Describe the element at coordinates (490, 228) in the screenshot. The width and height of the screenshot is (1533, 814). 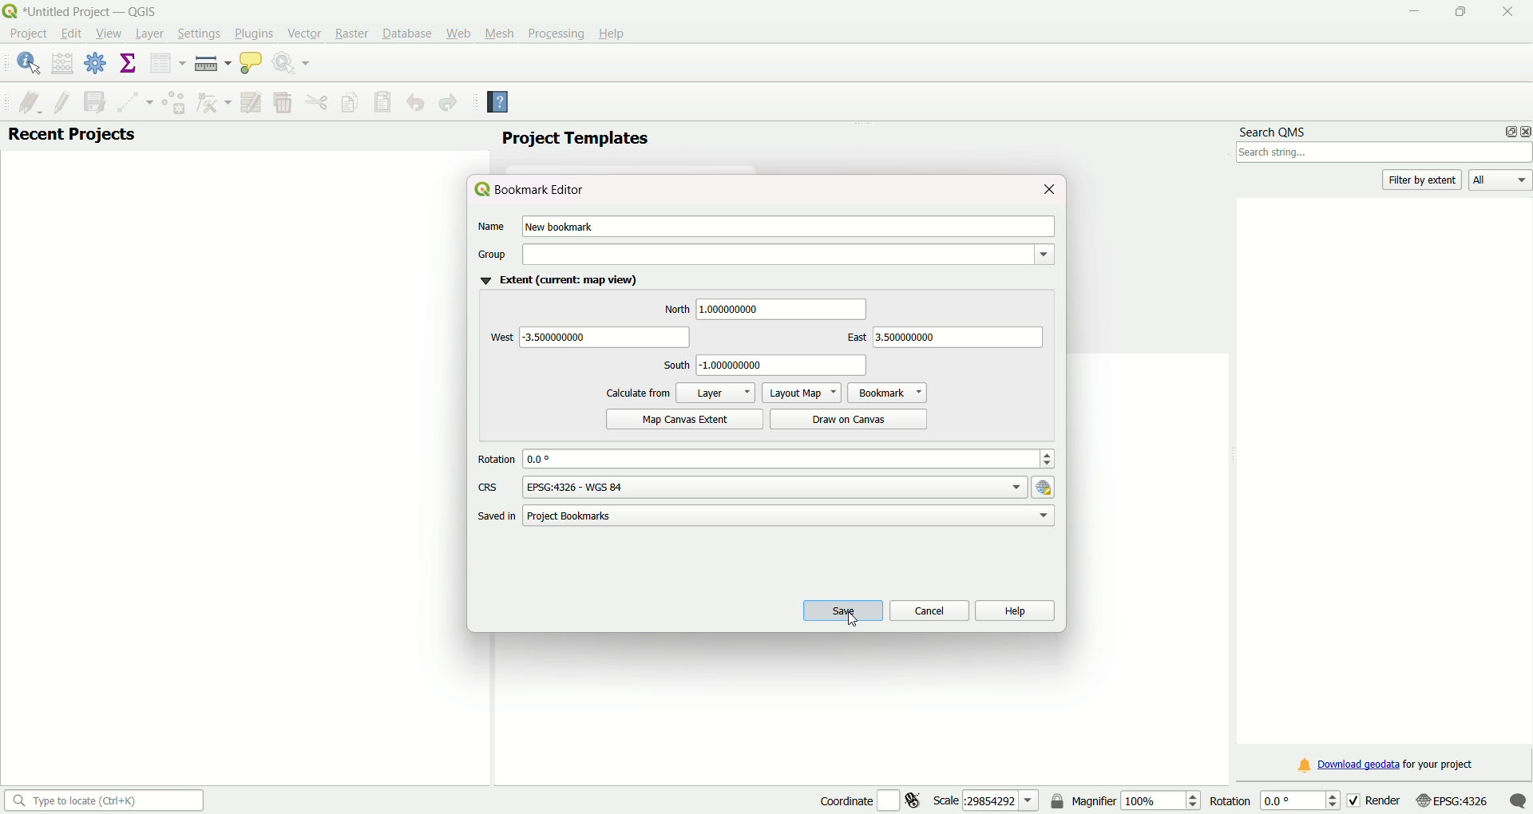
I see `Name` at that location.